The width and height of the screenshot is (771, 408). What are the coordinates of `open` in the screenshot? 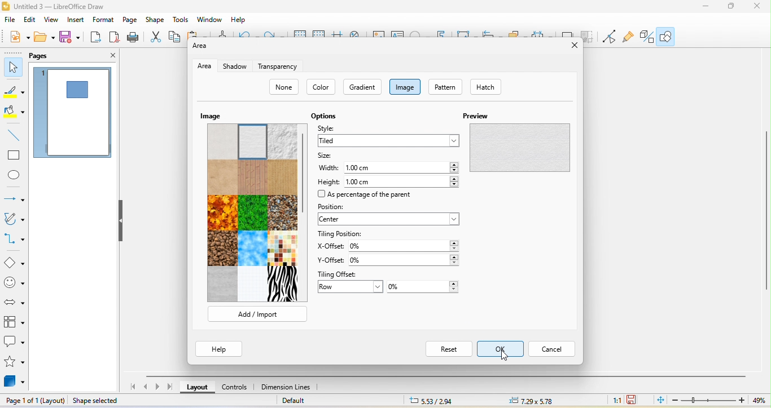 It's located at (45, 39).